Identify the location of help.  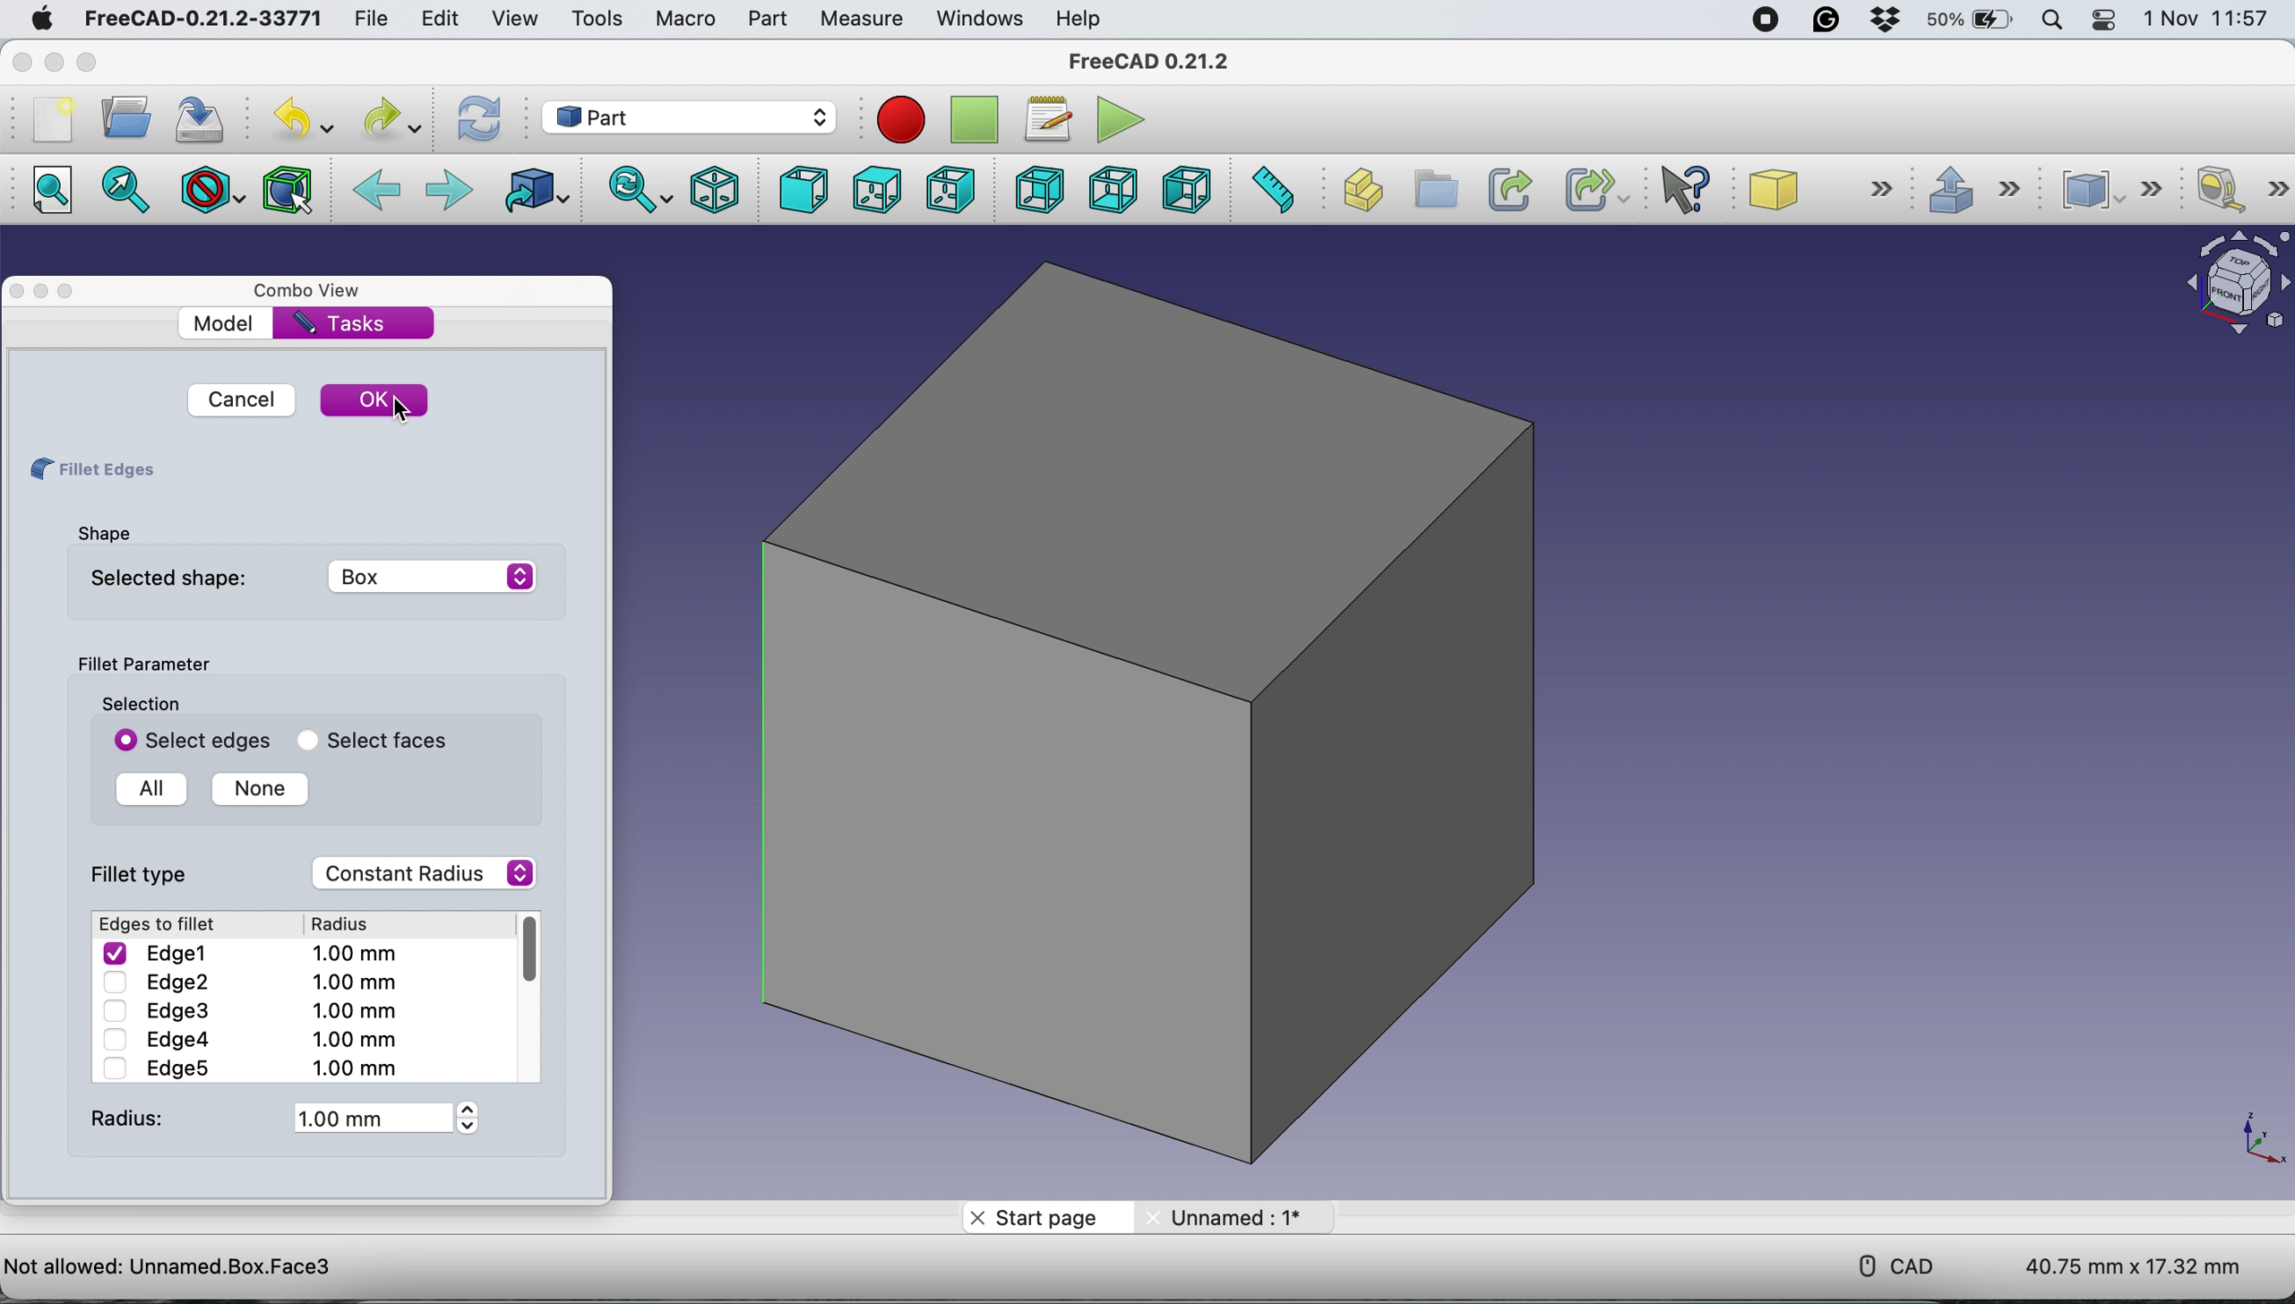
(1083, 20).